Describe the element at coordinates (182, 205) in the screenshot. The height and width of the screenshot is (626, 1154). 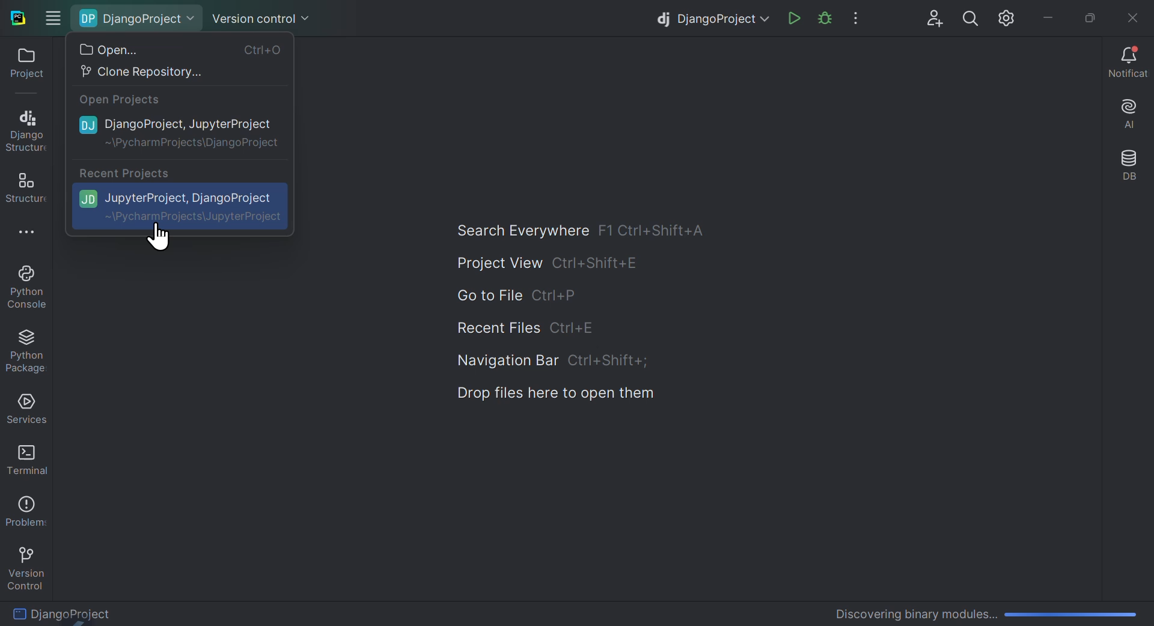
I see `Jupiter project Django Project` at that location.